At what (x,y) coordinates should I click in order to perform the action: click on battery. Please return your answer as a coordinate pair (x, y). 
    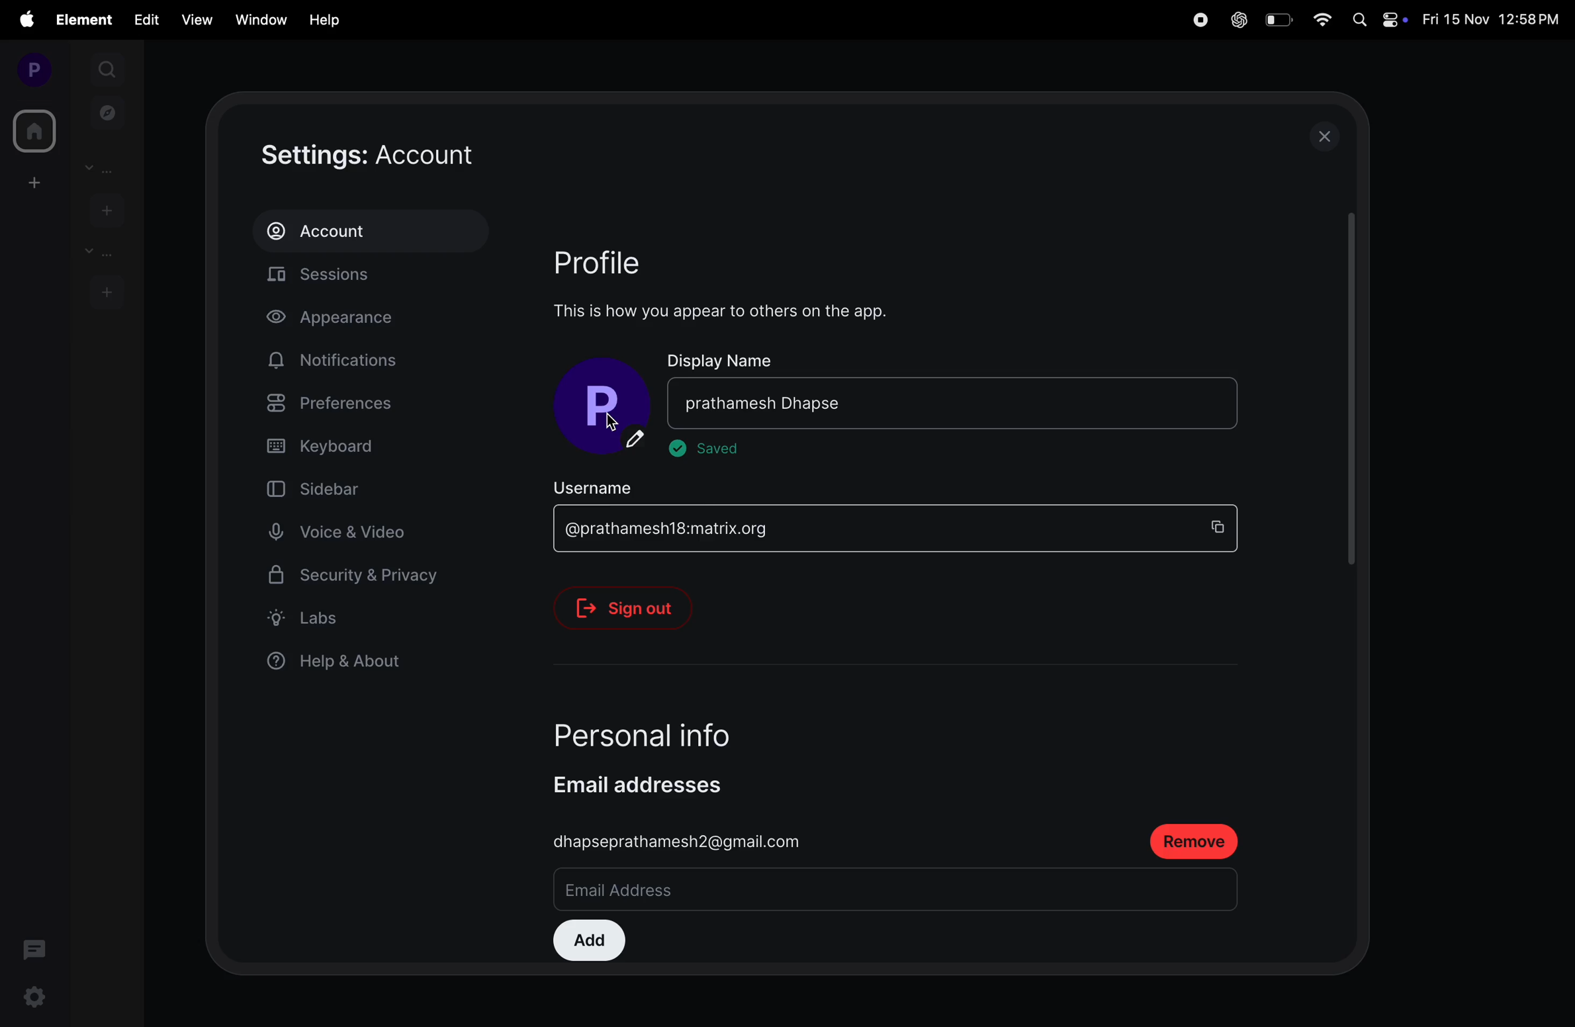
    Looking at the image, I should click on (1278, 19).